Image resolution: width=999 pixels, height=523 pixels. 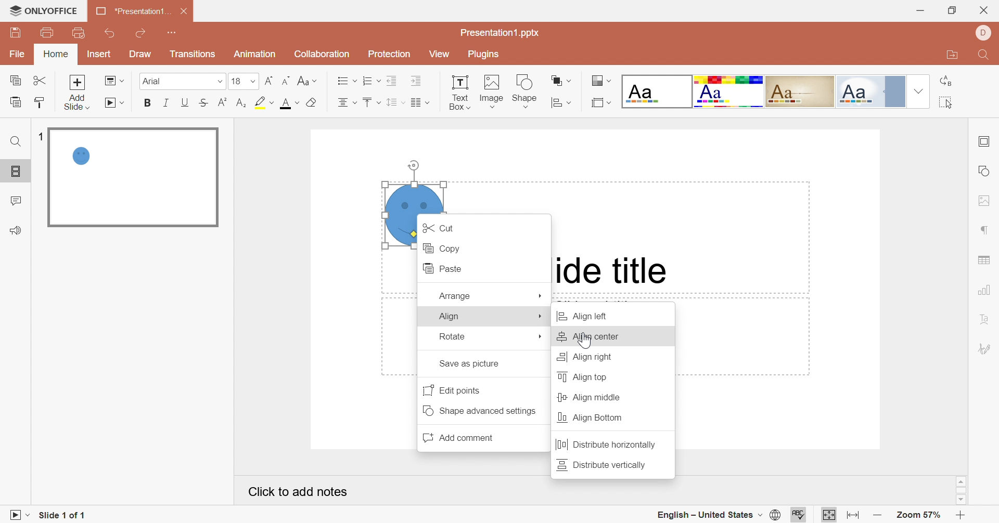 I want to click on Subscript, so click(x=241, y=103).